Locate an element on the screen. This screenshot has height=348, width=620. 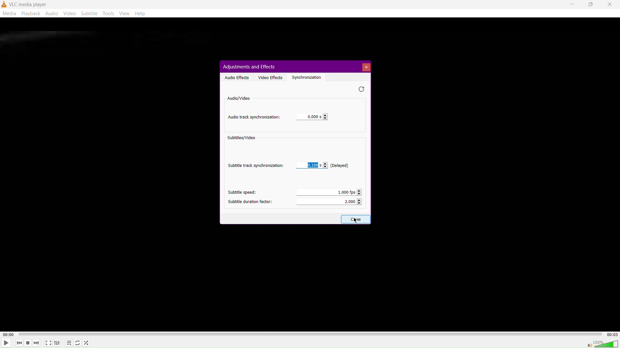
Audio Track synchronization is located at coordinates (254, 118).